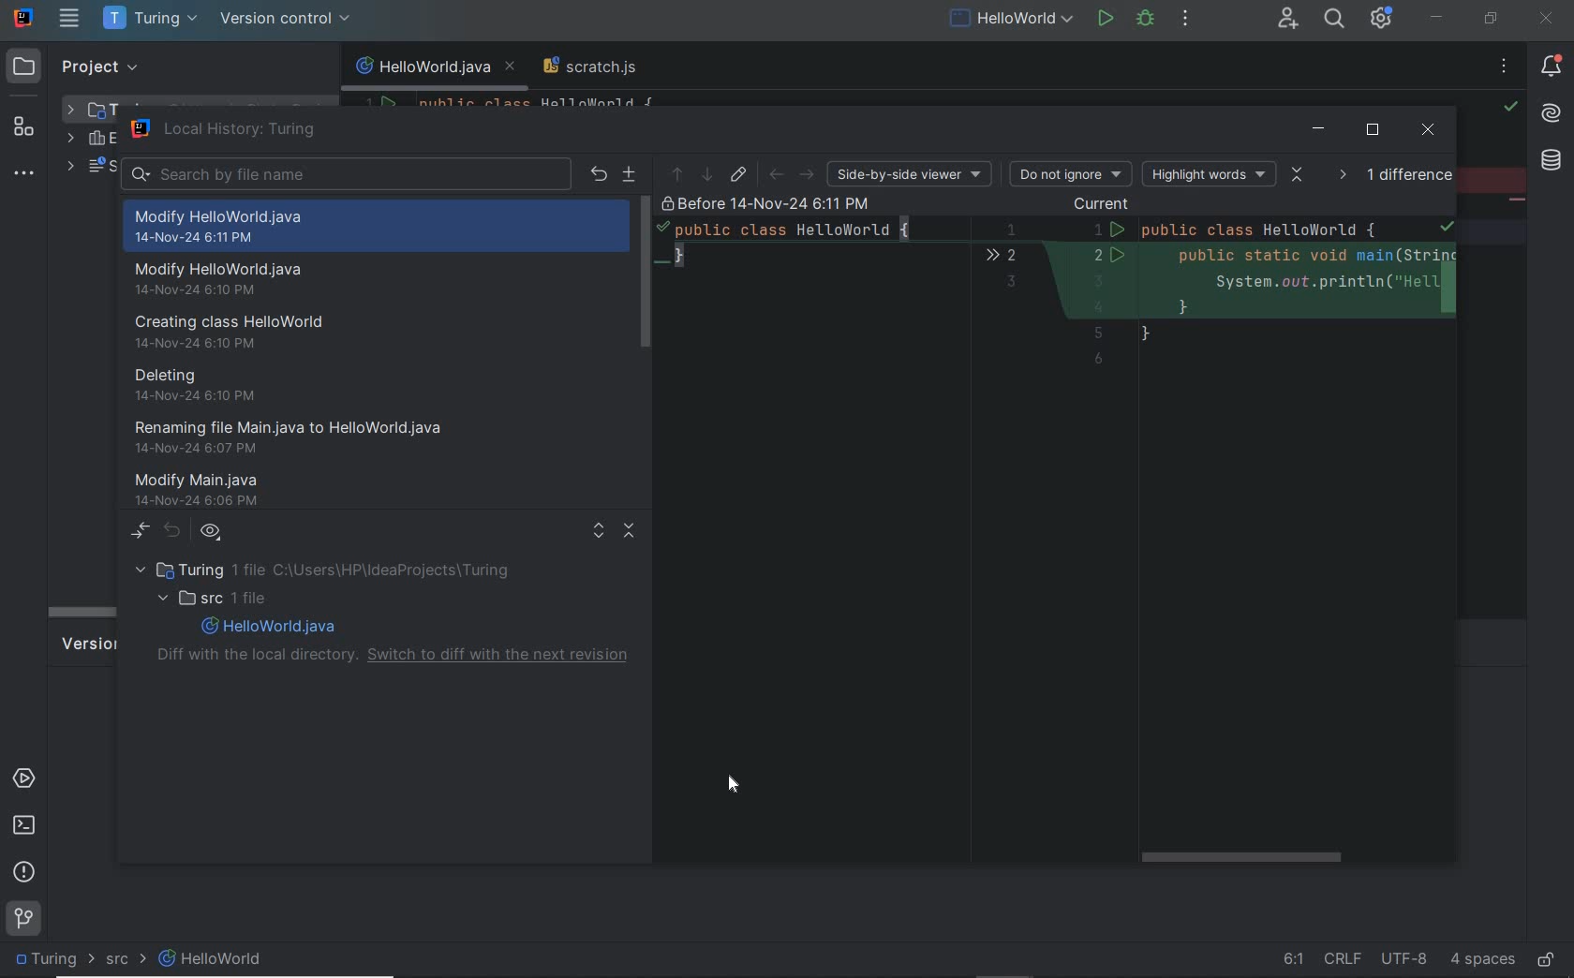 The height and width of the screenshot is (978, 1574). What do you see at coordinates (266, 627) in the screenshot?
I see `file name` at bounding box center [266, 627].